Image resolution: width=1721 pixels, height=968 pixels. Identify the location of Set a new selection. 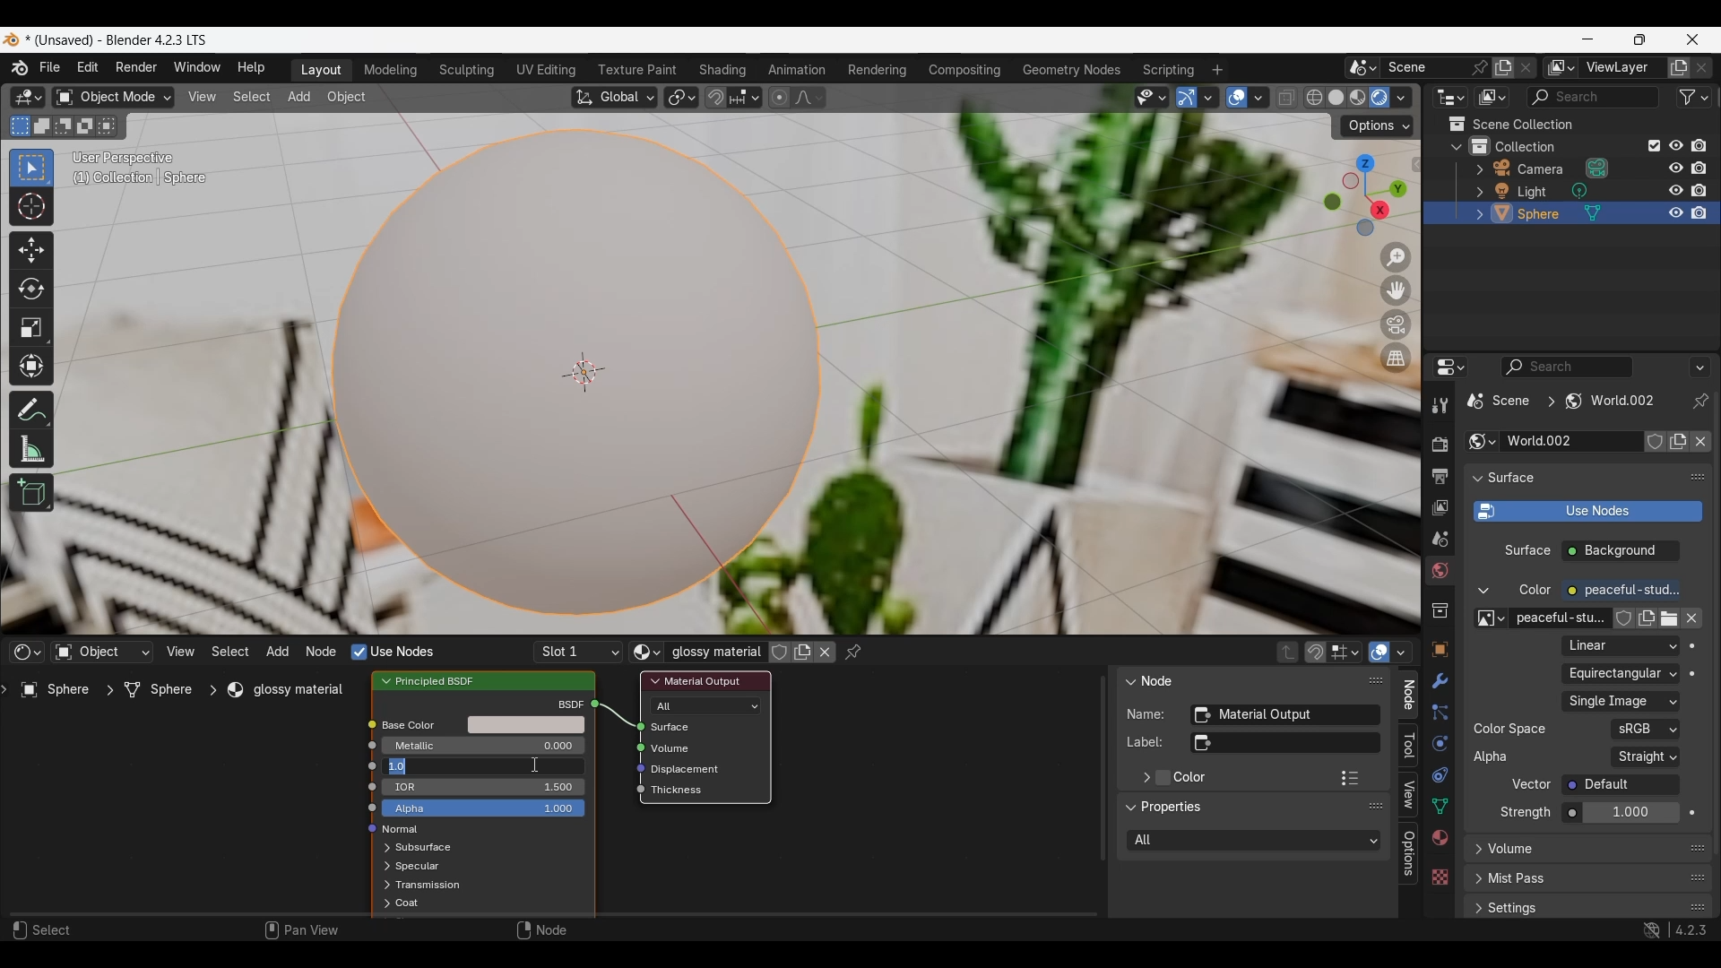
(21, 126).